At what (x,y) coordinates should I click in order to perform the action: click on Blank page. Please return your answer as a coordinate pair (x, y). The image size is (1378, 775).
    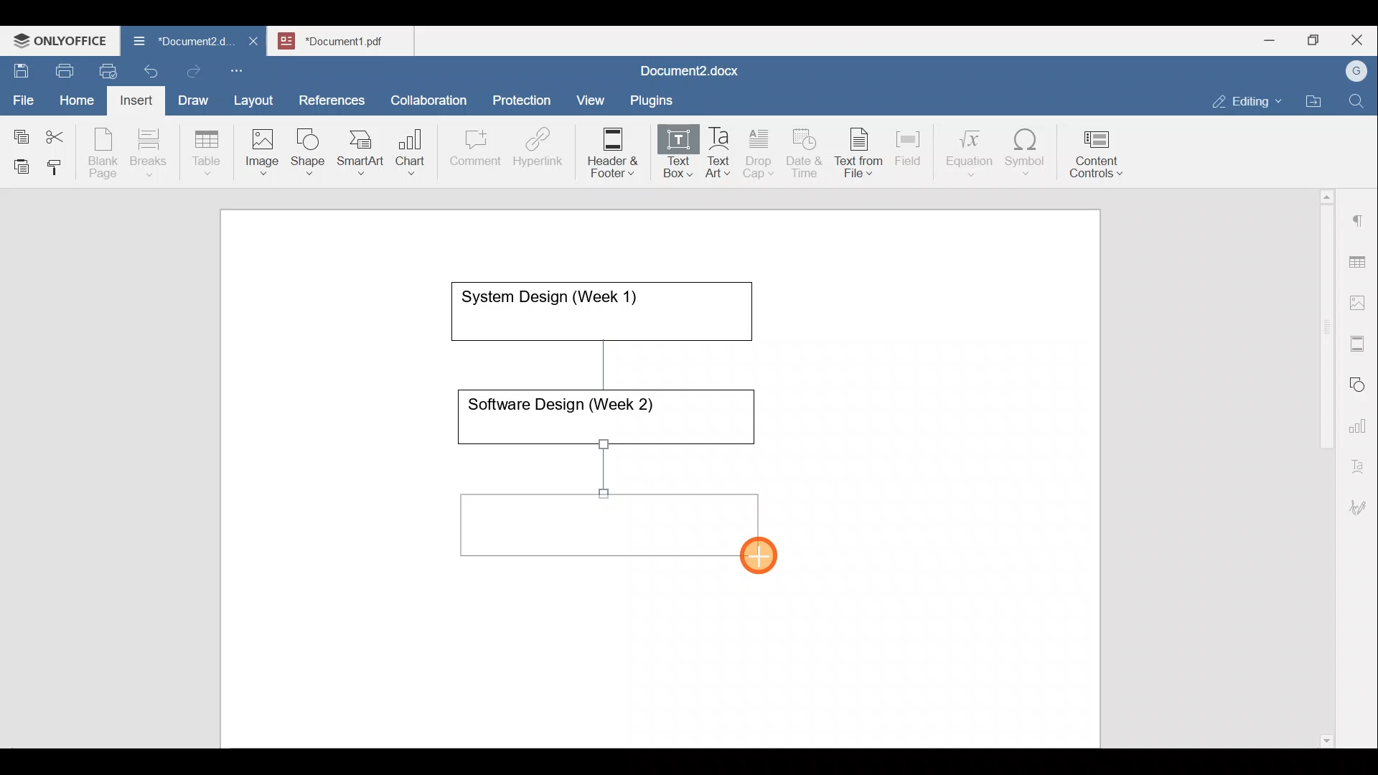
    Looking at the image, I should click on (105, 153).